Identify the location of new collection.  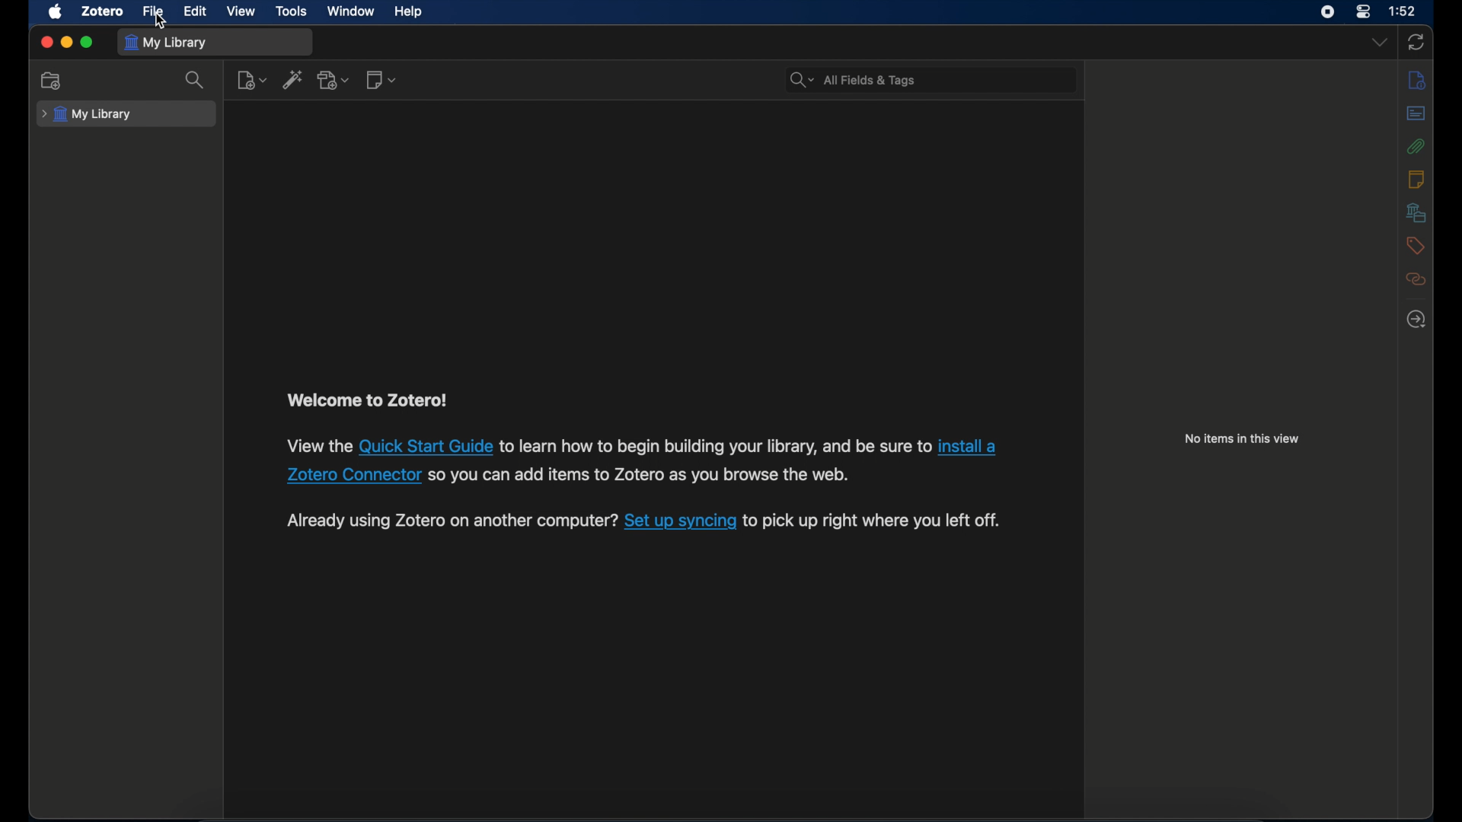
(52, 81).